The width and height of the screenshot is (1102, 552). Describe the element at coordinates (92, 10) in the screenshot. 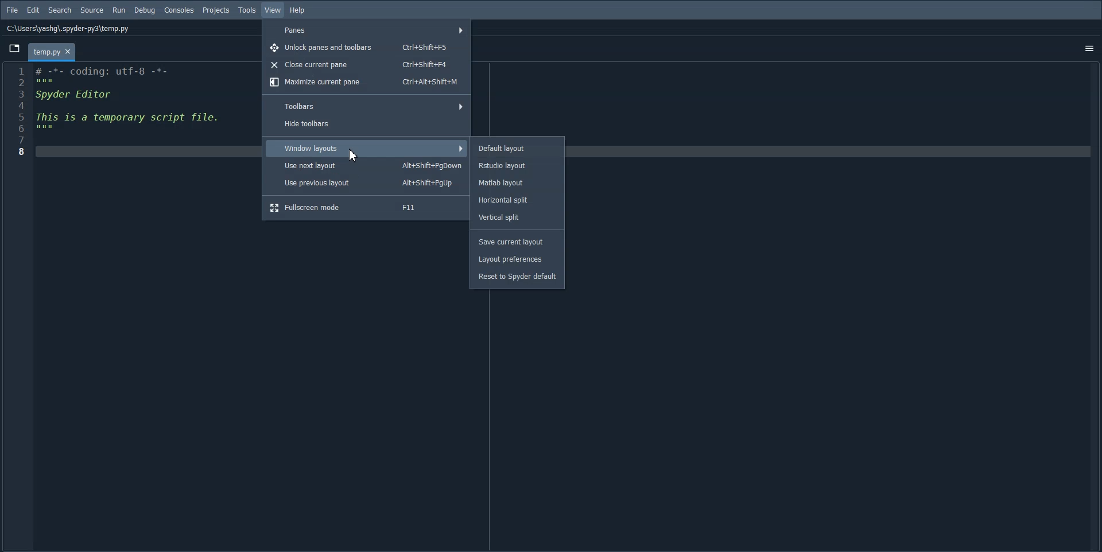

I see `Source` at that location.